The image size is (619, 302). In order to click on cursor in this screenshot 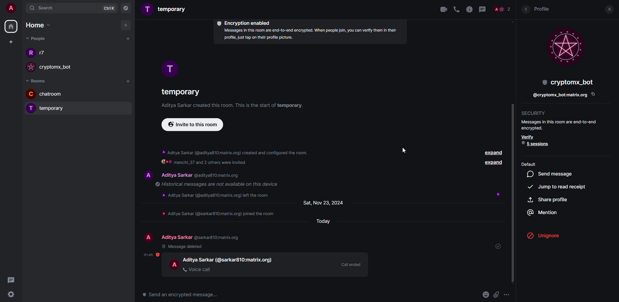, I will do `click(404, 148)`.